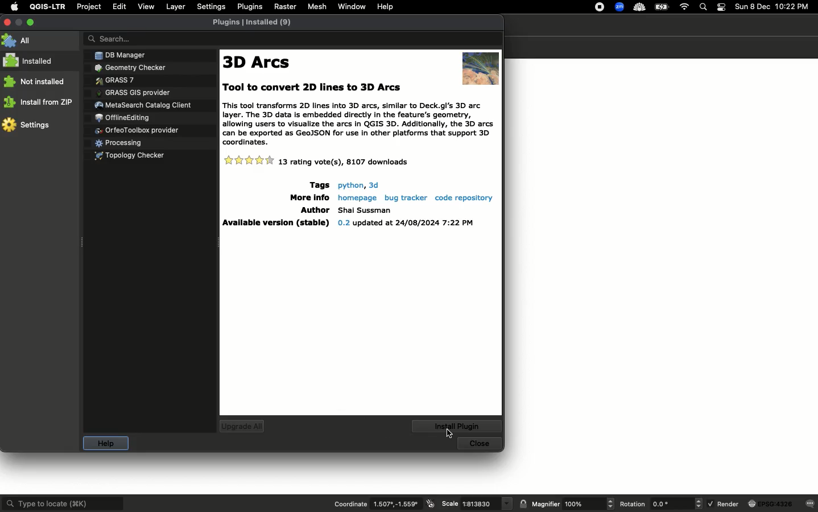 This screenshot has width=818, height=512. I want to click on Magnifier, so click(588, 503).